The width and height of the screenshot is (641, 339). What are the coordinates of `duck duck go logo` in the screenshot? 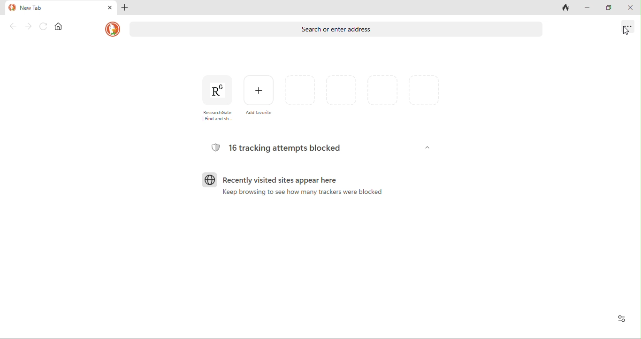 It's located at (112, 29).